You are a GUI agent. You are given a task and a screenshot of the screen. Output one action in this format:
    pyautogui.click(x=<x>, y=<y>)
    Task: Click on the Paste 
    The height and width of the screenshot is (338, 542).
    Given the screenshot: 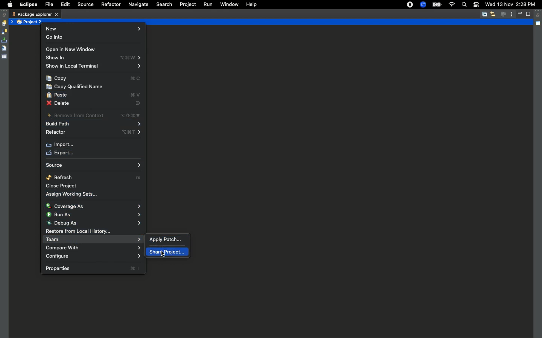 What is the action you would take?
    pyautogui.click(x=94, y=96)
    